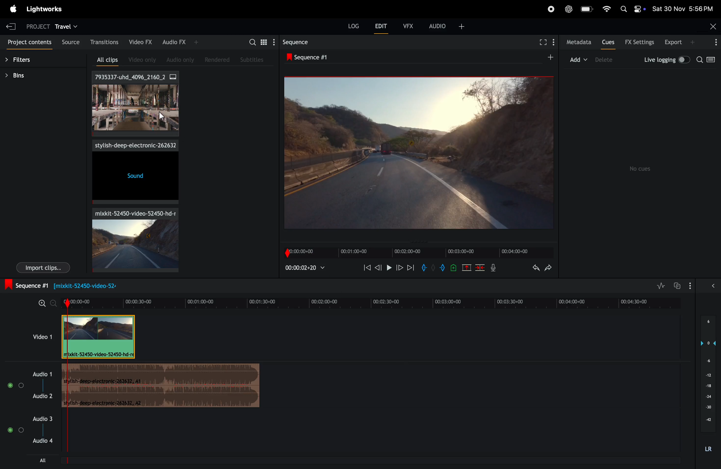 This screenshot has height=469, width=721. Describe the element at coordinates (349, 26) in the screenshot. I see `log` at that location.